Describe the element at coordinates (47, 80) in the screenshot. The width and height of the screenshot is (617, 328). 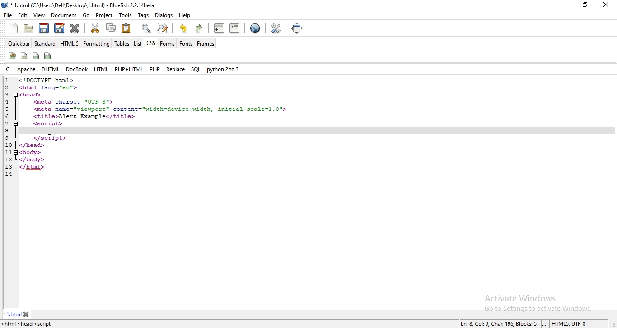
I see `<!DOCTYPE html>` at that location.